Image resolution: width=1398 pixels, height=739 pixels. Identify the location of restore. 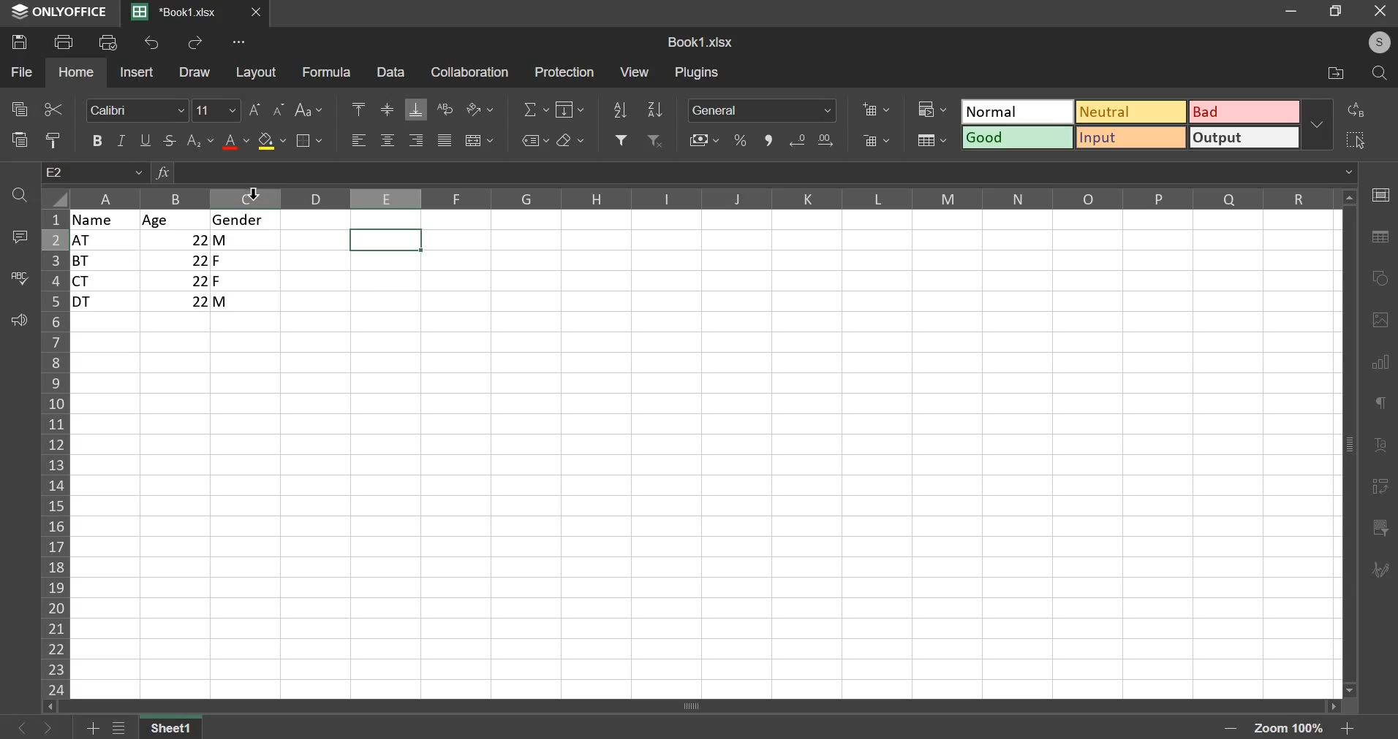
(1339, 12).